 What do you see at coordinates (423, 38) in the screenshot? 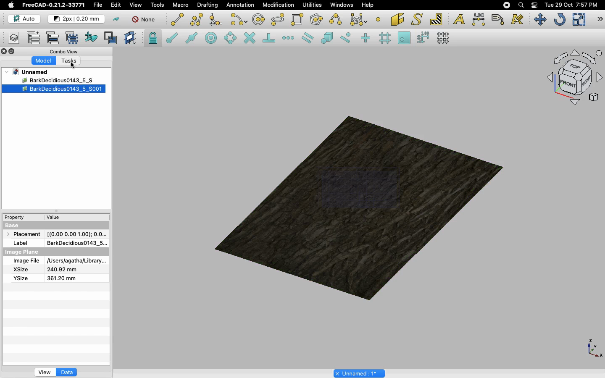
I see `Snap dimensions` at bounding box center [423, 38].